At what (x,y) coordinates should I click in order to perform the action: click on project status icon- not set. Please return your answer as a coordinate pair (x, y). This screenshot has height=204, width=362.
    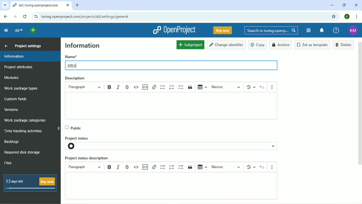
    Looking at the image, I should click on (77, 146).